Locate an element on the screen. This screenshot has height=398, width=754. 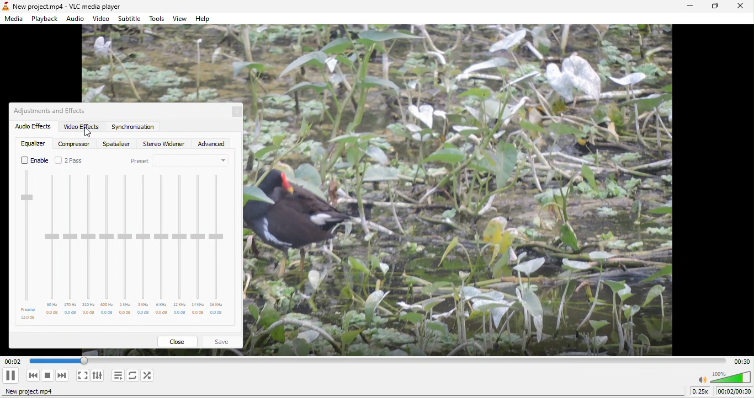
enable is located at coordinates (126, 246).